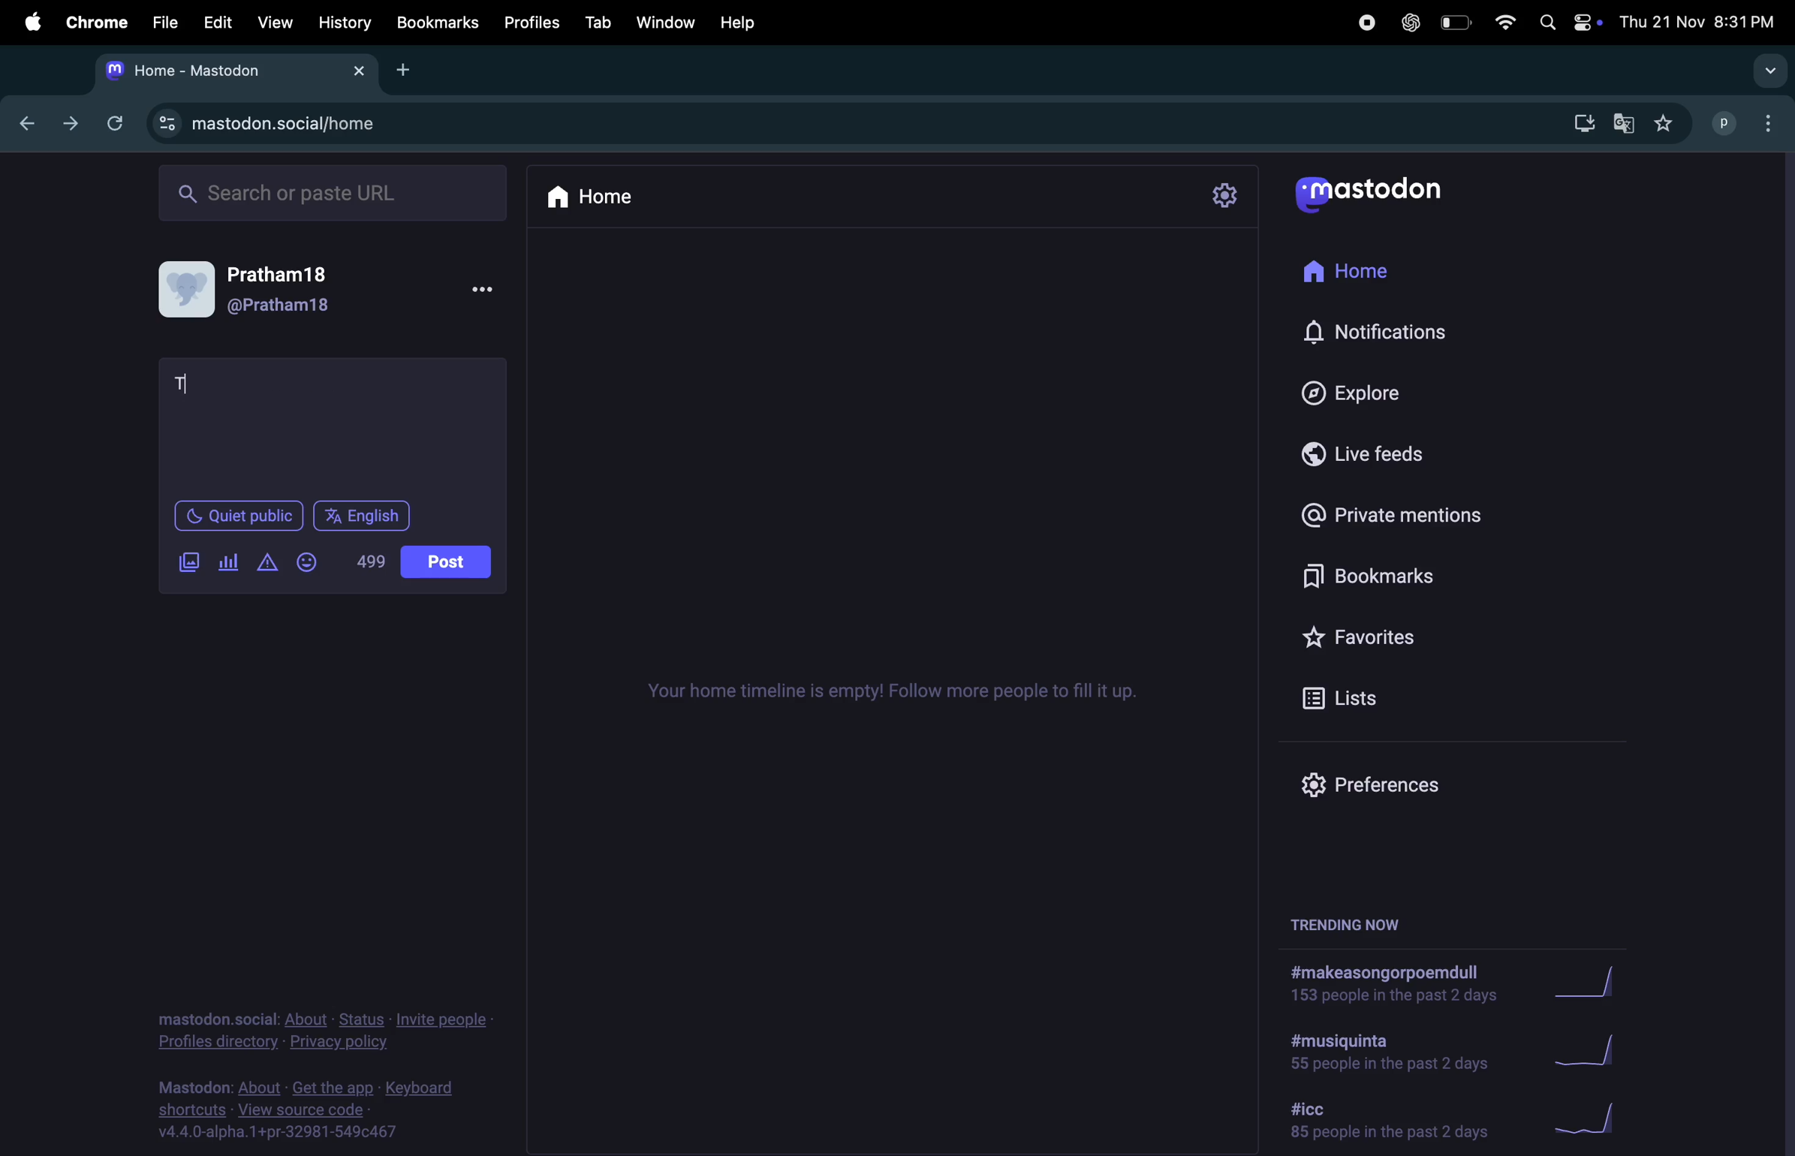 The width and height of the screenshot is (1795, 1156). Describe the element at coordinates (1365, 392) in the screenshot. I see `explore` at that location.